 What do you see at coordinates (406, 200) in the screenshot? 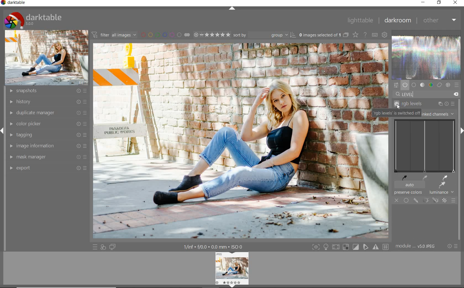
I see `uniformly` at bounding box center [406, 200].